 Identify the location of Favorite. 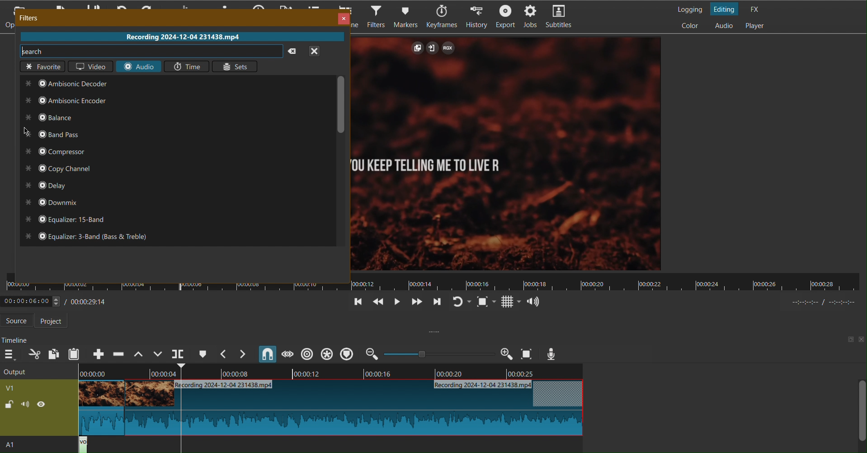
(41, 67).